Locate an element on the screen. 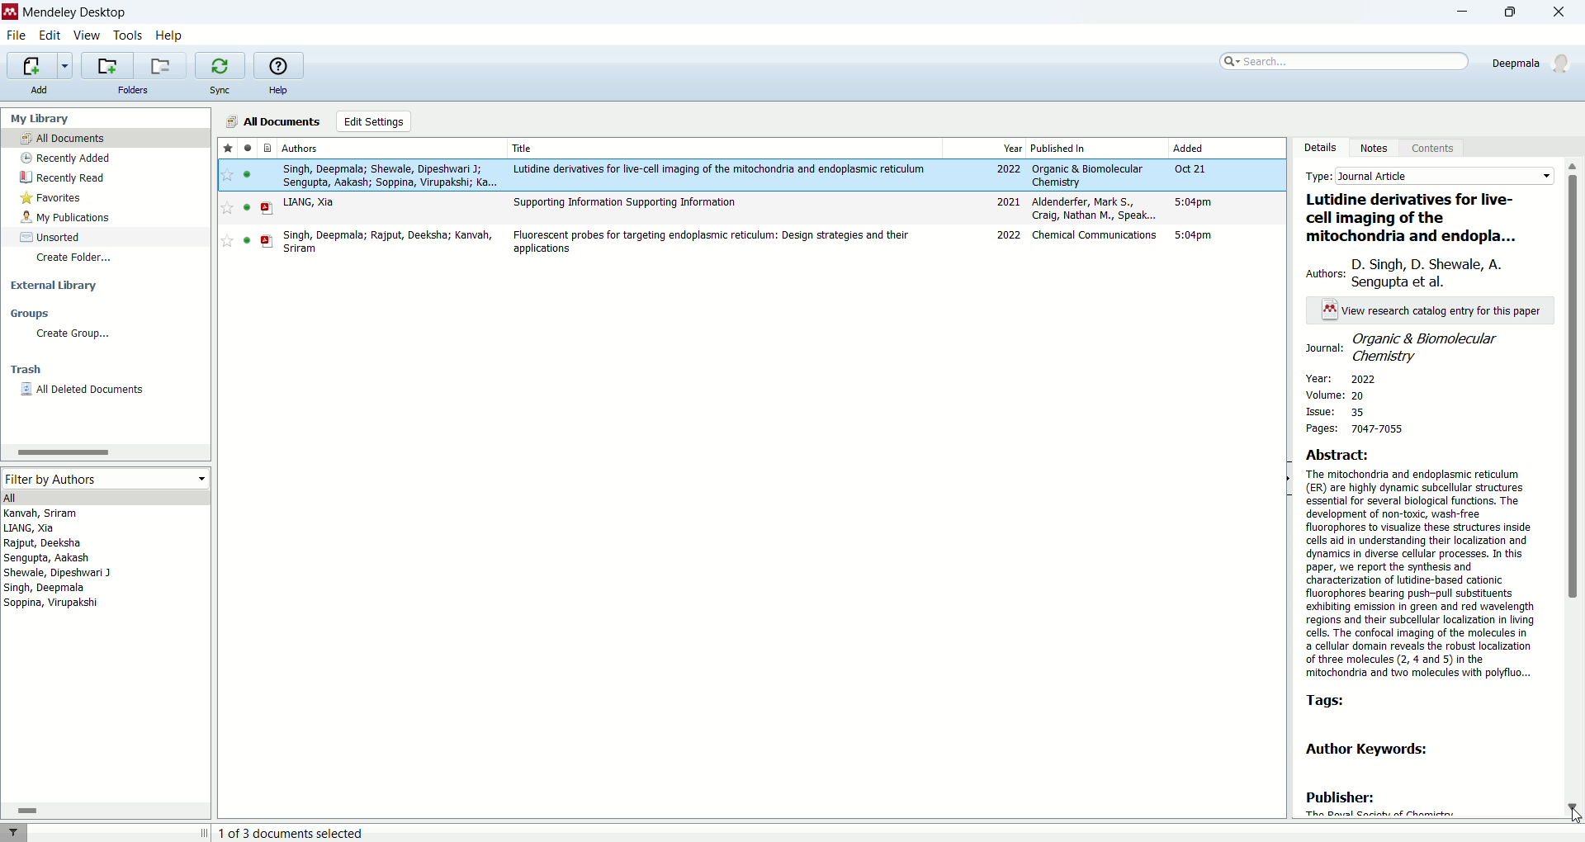  issue: 35 is located at coordinates (1345, 410).